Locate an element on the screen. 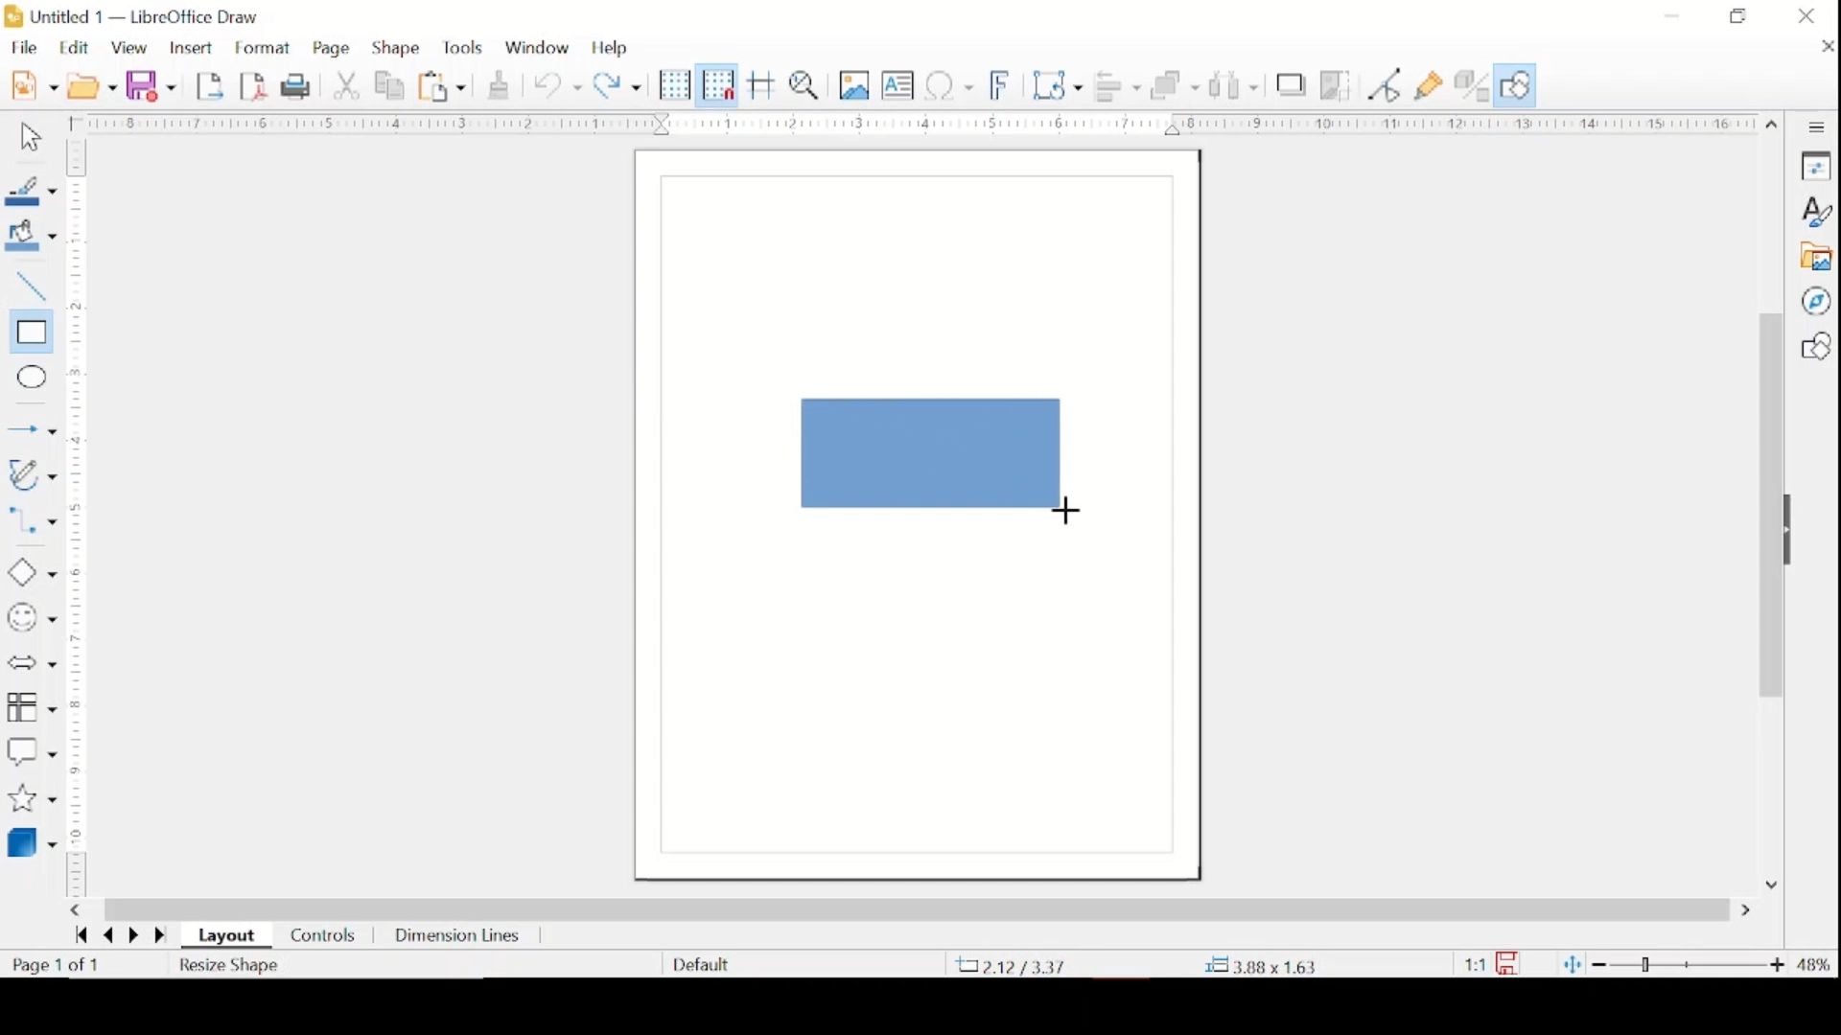  shapes is located at coordinates (1815, 346).